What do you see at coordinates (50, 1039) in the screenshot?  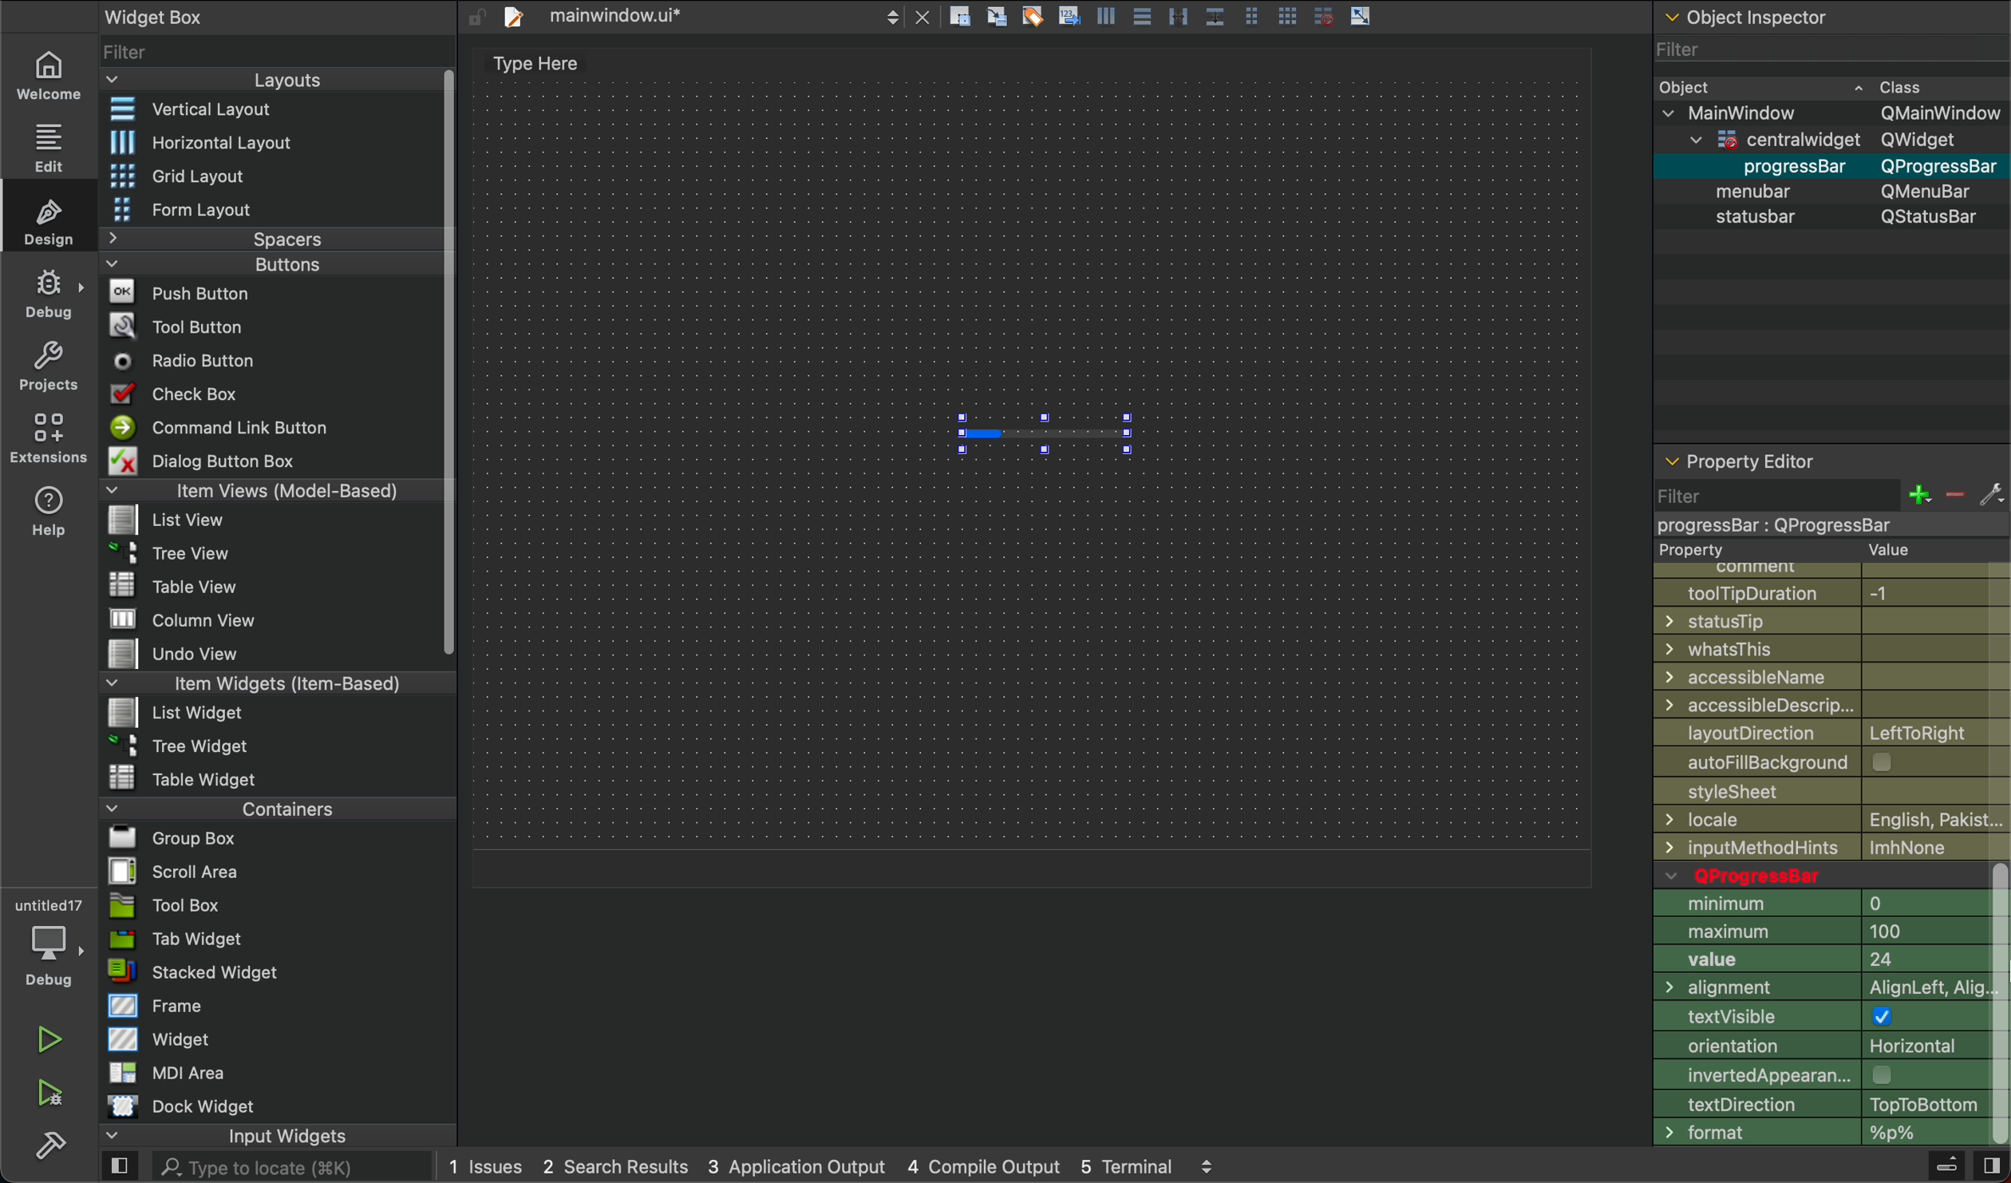 I see `run` at bounding box center [50, 1039].